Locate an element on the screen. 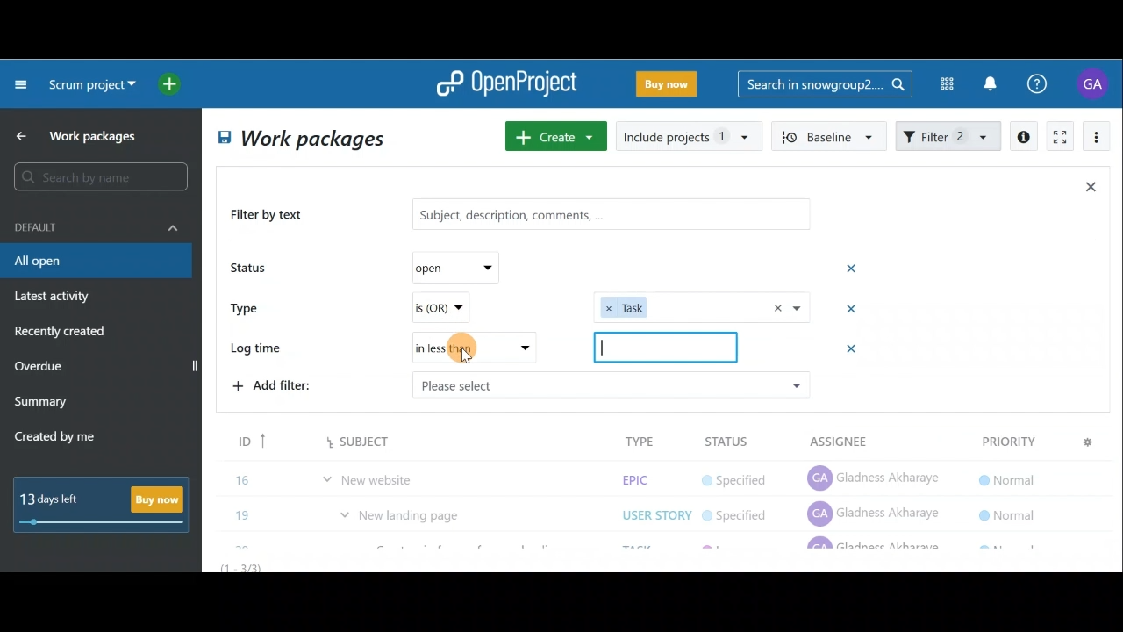 This screenshot has height=632, width=1123. Activate zen mode is located at coordinates (1058, 138).